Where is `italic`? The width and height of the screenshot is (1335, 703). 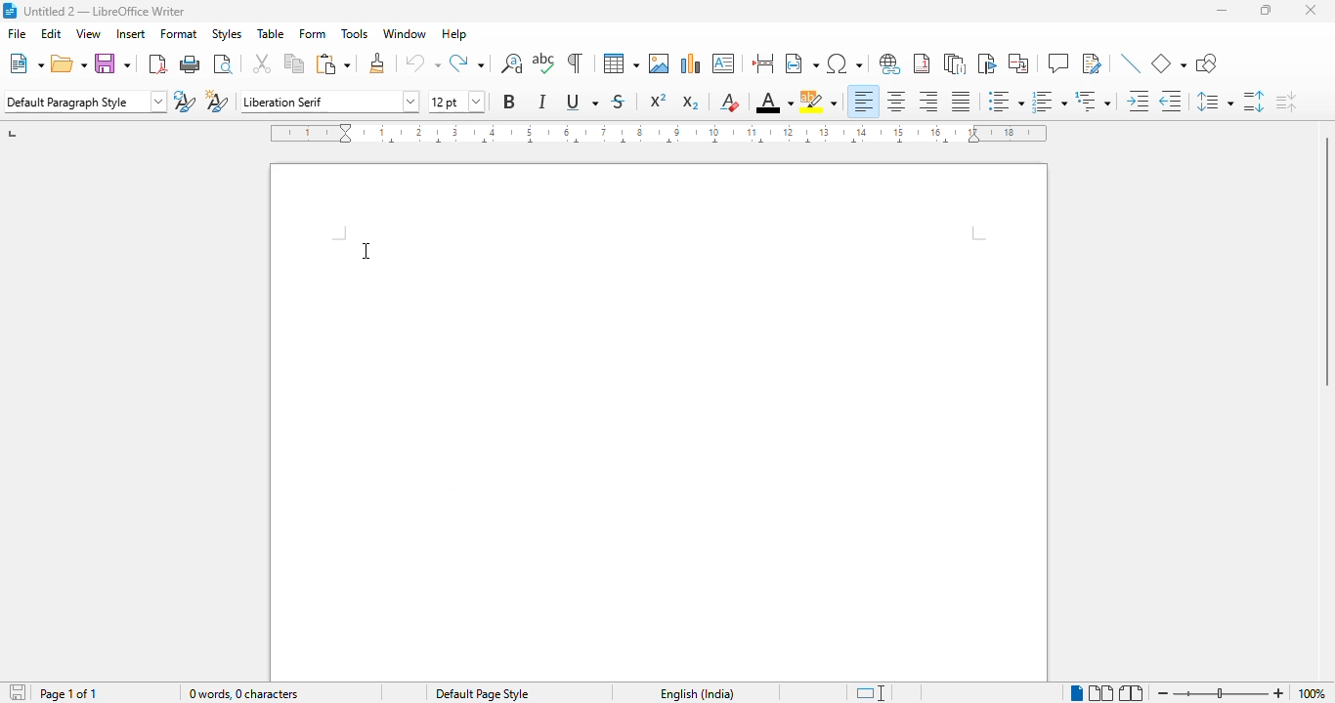
italic is located at coordinates (540, 102).